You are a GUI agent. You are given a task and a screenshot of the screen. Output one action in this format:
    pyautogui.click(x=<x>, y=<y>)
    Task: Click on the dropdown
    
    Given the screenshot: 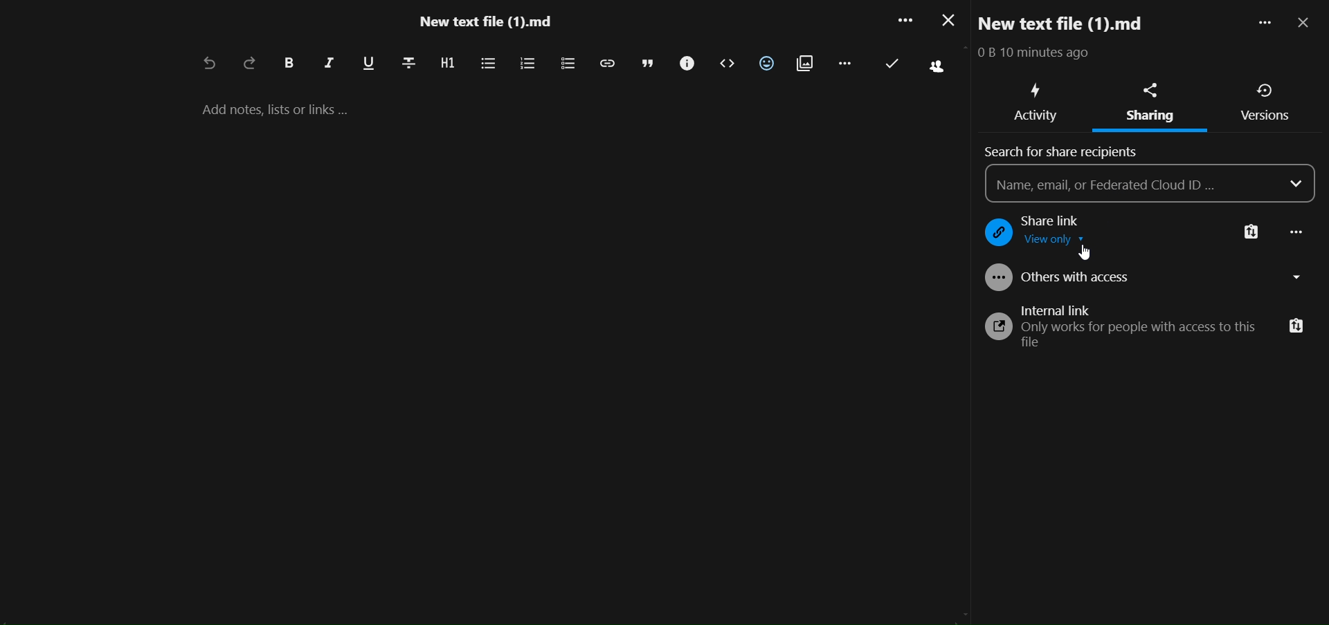 What is the action you would take?
    pyautogui.click(x=1301, y=277)
    